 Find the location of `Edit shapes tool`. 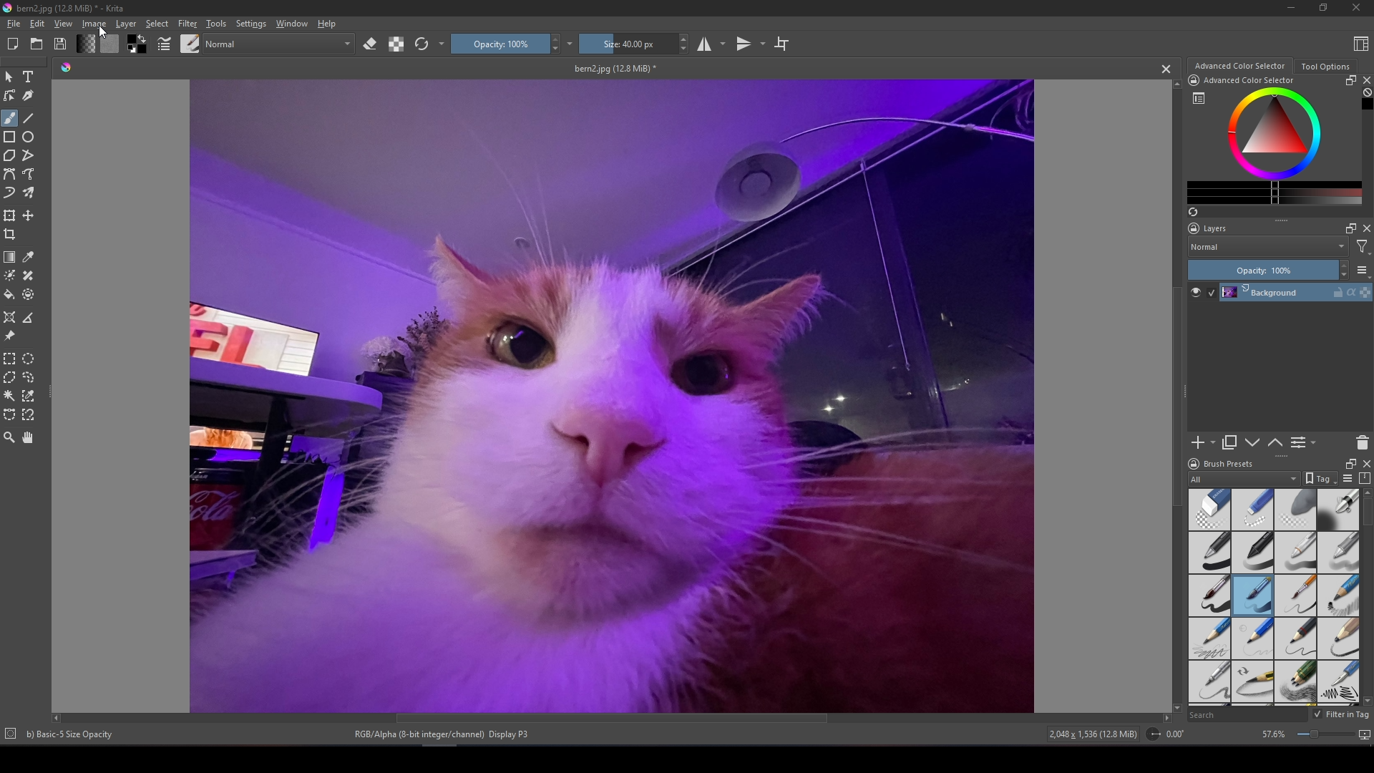

Edit shapes tool is located at coordinates (9, 95).